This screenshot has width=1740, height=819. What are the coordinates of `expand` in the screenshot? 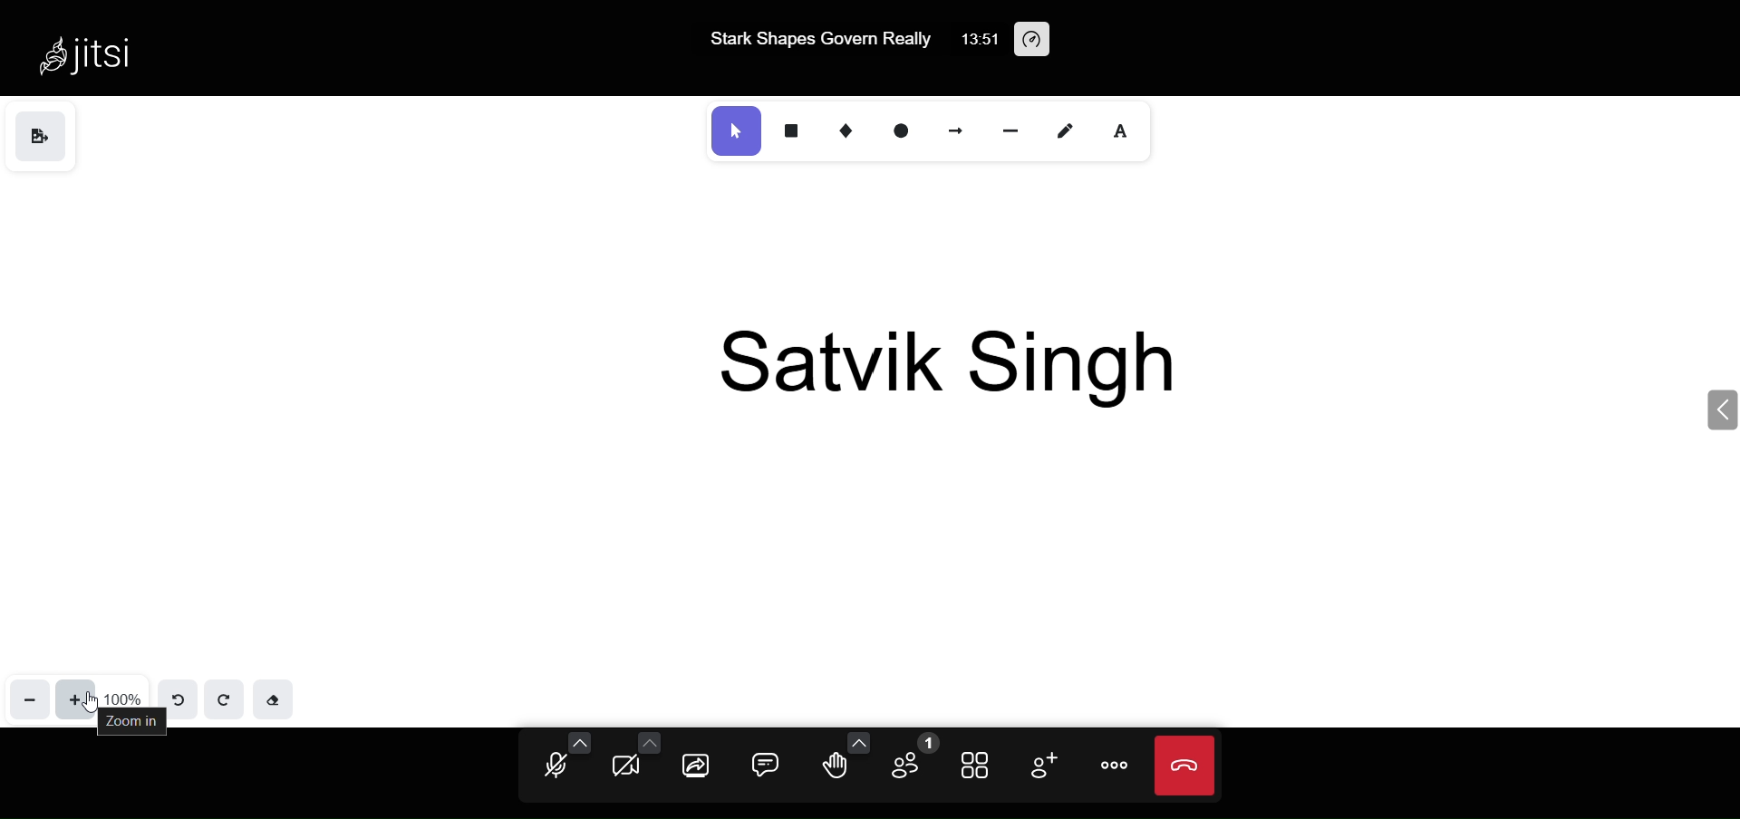 It's located at (1715, 409).